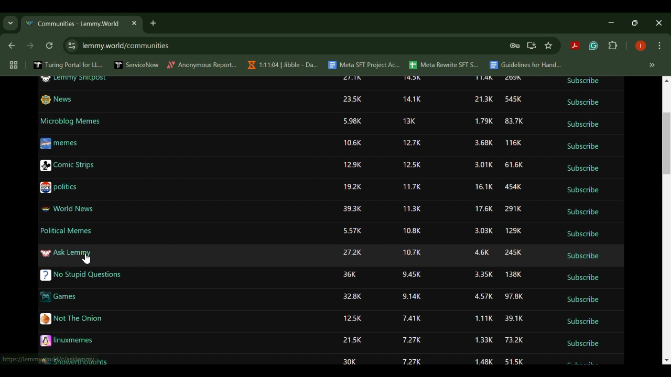  What do you see at coordinates (582, 278) in the screenshot?
I see `Subscribe` at bounding box center [582, 278].